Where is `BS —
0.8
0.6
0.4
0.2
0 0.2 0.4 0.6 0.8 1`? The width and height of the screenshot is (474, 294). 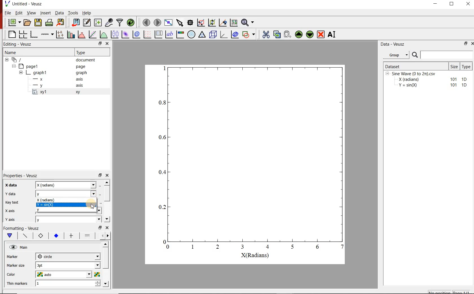
BS —
0.8
0.6
0.4
0.2
0 0.2 0.4 0.6 0.8 1 is located at coordinates (252, 161).